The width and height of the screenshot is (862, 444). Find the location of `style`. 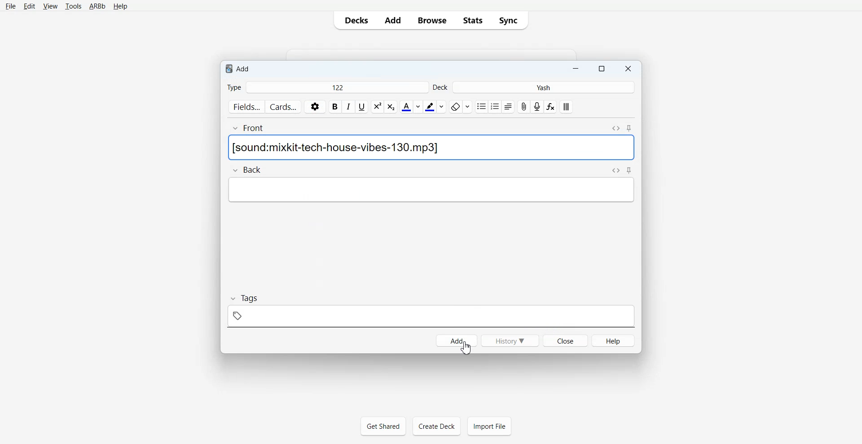

style is located at coordinates (385, 108).